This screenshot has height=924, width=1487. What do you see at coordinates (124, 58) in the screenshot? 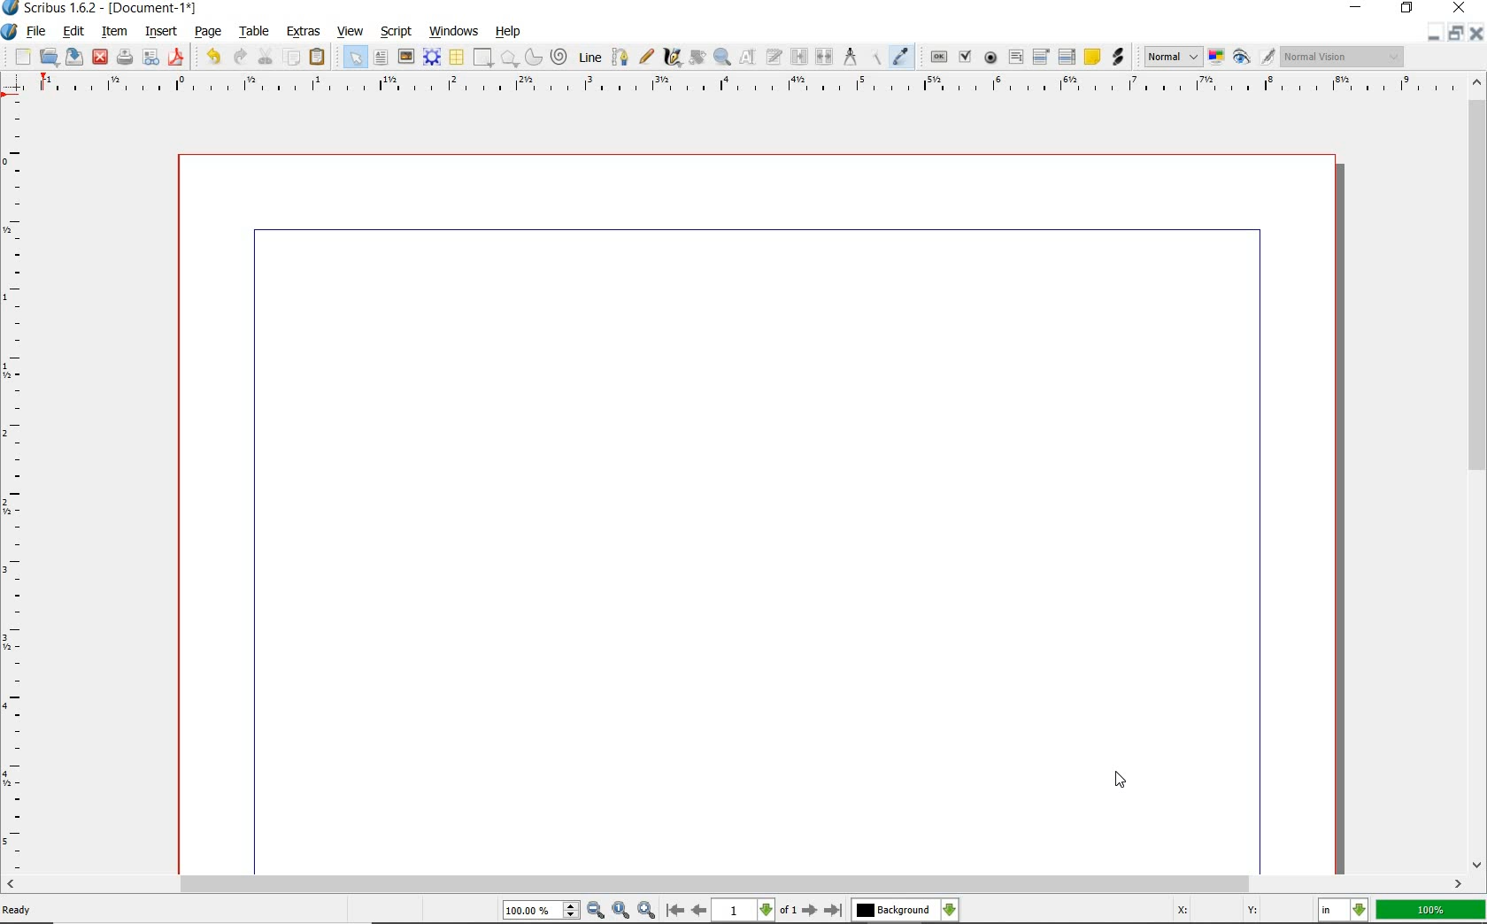
I see `preflight verifier` at bounding box center [124, 58].